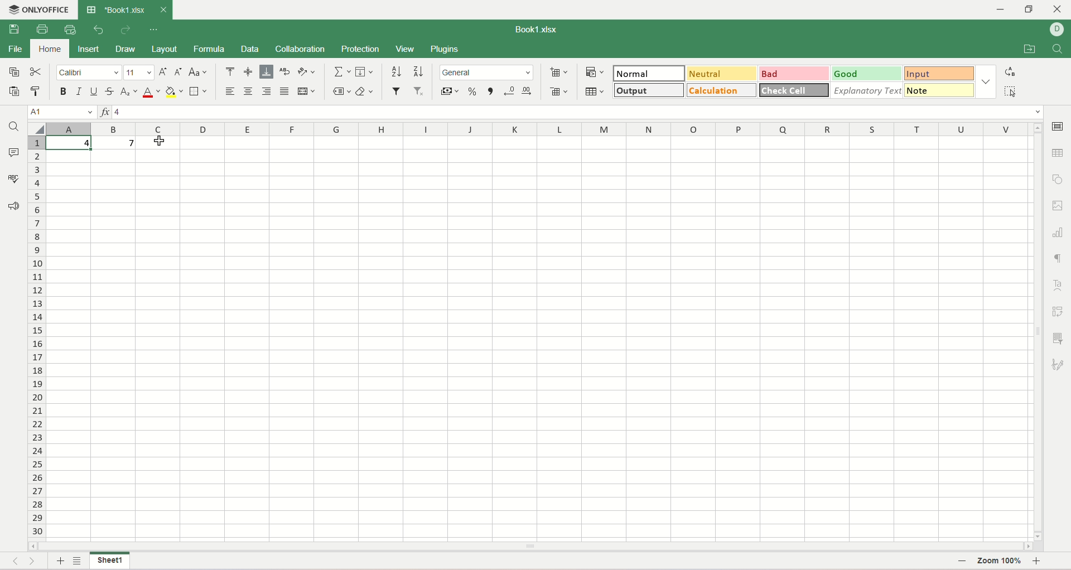  What do you see at coordinates (365, 92) in the screenshot?
I see `clear` at bounding box center [365, 92].